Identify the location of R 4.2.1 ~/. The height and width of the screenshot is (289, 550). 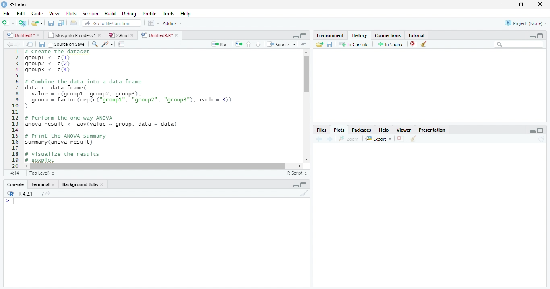
(31, 194).